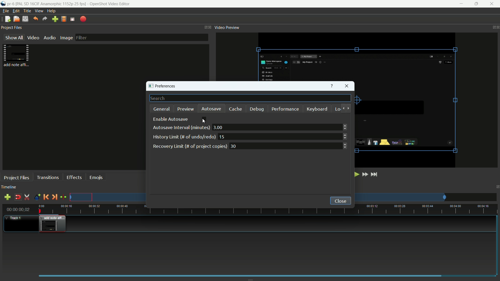 This screenshot has width=500, height=281. What do you see at coordinates (283, 136) in the screenshot?
I see `15` at bounding box center [283, 136].